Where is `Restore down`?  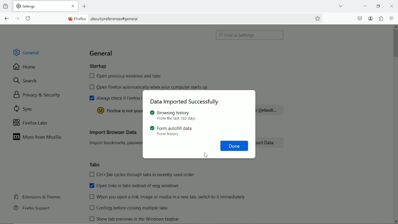 Restore down is located at coordinates (378, 7).